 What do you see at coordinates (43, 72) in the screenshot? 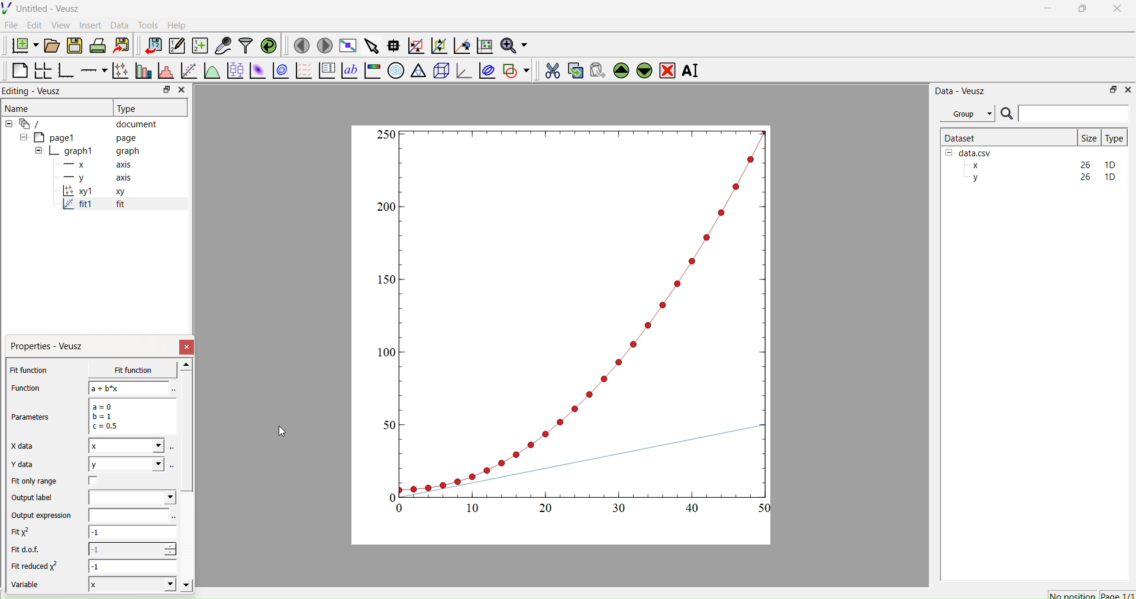
I see `Arrange graphs in grid` at bounding box center [43, 72].